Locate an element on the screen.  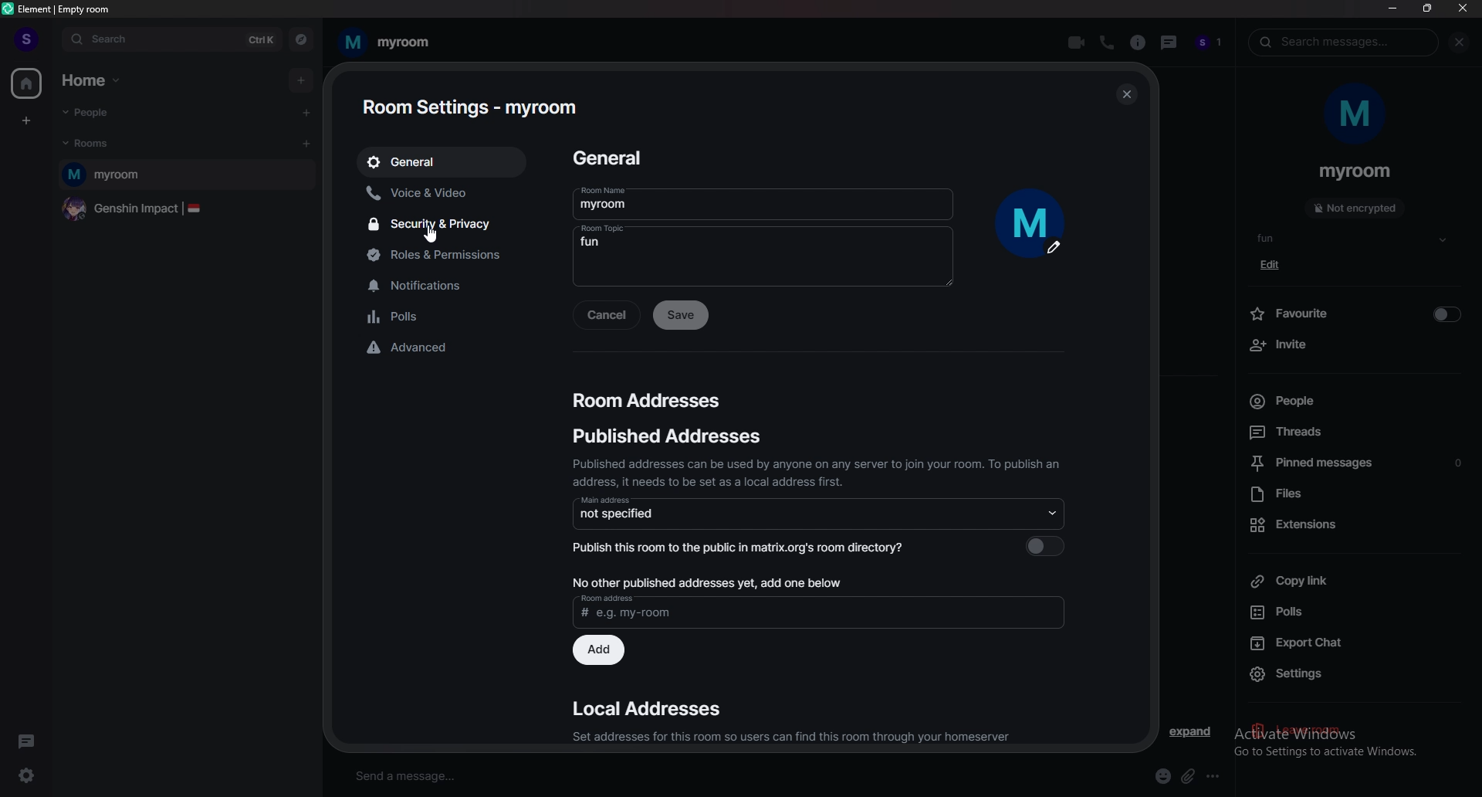
advanced is located at coordinates (440, 350).